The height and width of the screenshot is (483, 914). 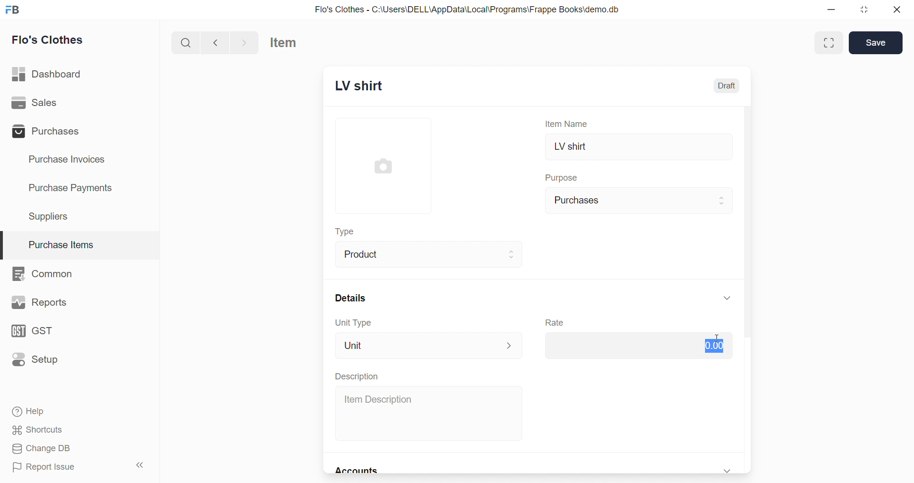 I want to click on Unit Type, so click(x=352, y=323).